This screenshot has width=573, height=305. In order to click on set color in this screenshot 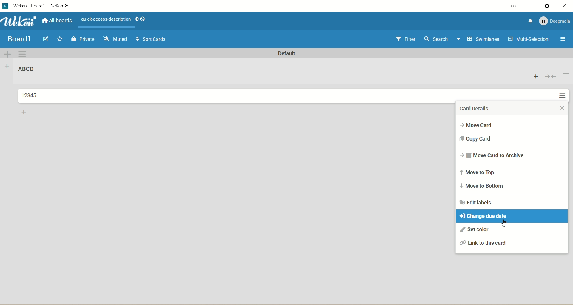, I will do `click(474, 230)`.